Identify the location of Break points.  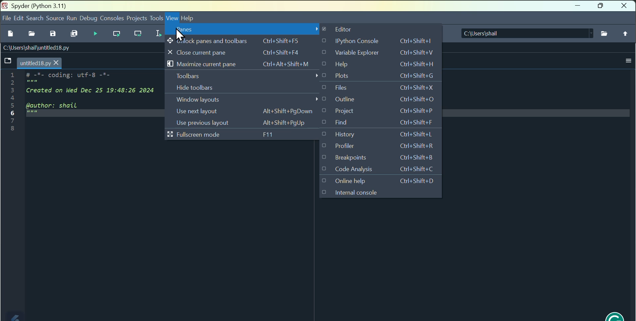
(381, 158).